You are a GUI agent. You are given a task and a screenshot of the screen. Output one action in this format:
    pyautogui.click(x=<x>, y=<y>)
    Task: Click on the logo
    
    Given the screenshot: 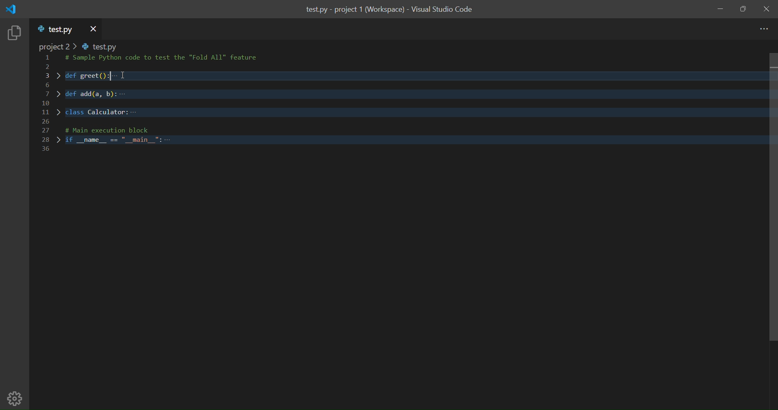 What is the action you would take?
    pyautogui.click(x=14, y=9)
    